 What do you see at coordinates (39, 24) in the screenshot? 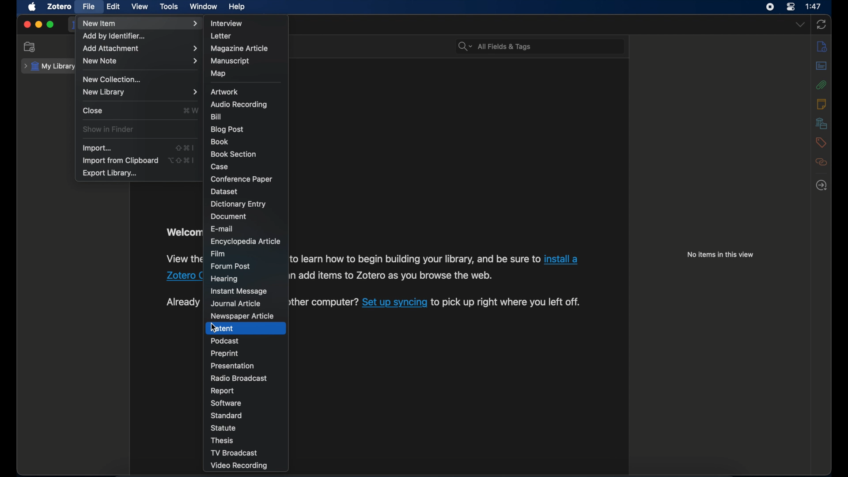
I see `minimize` at bounding box center [39, 24].